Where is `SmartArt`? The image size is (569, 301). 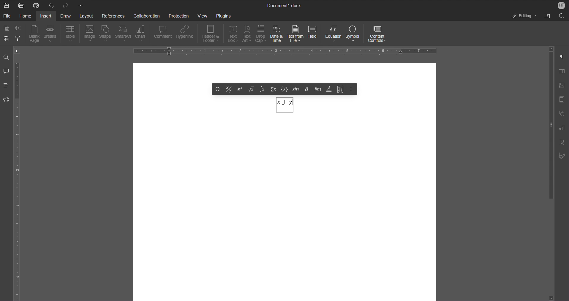 SmartArt is located at coordinates (123, 34).